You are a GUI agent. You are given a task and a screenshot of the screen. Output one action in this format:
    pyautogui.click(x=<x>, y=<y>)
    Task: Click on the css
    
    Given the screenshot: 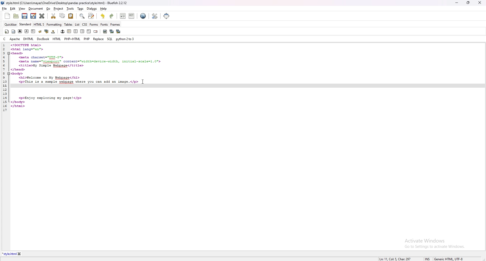 What is the action you would take?
    pyautogui.click(x=85, y=24)
    